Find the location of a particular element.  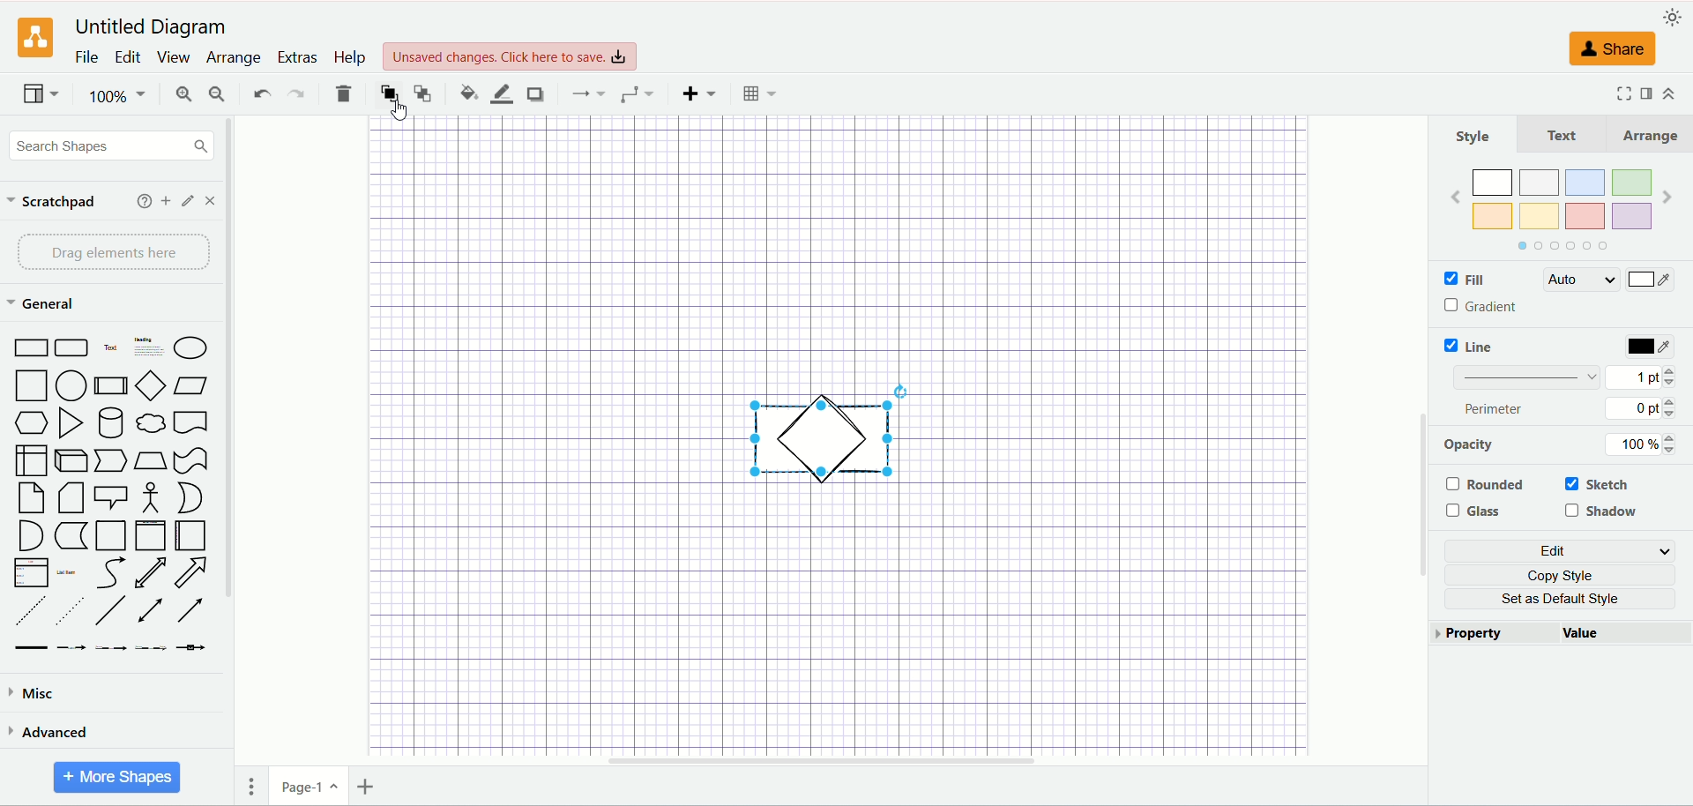

Fullscreen is located at coordinates (1613, 94).